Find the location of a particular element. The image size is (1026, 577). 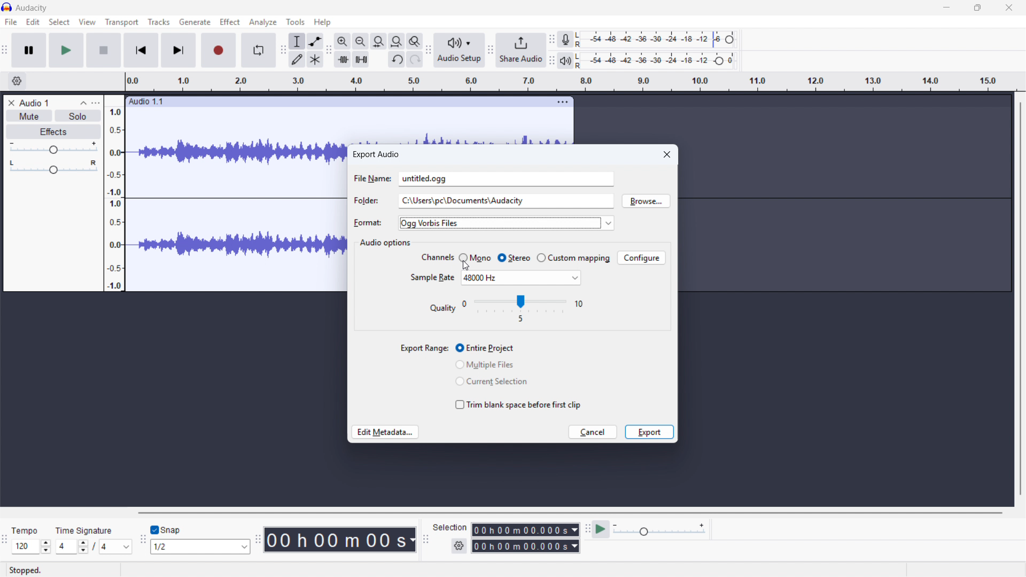

Transport  is located at coordinates (122, 22).